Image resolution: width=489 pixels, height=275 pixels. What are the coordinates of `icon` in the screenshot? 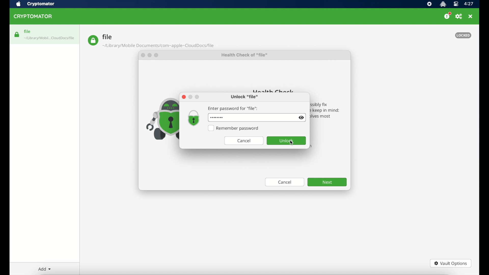 It's located at (161, 119).